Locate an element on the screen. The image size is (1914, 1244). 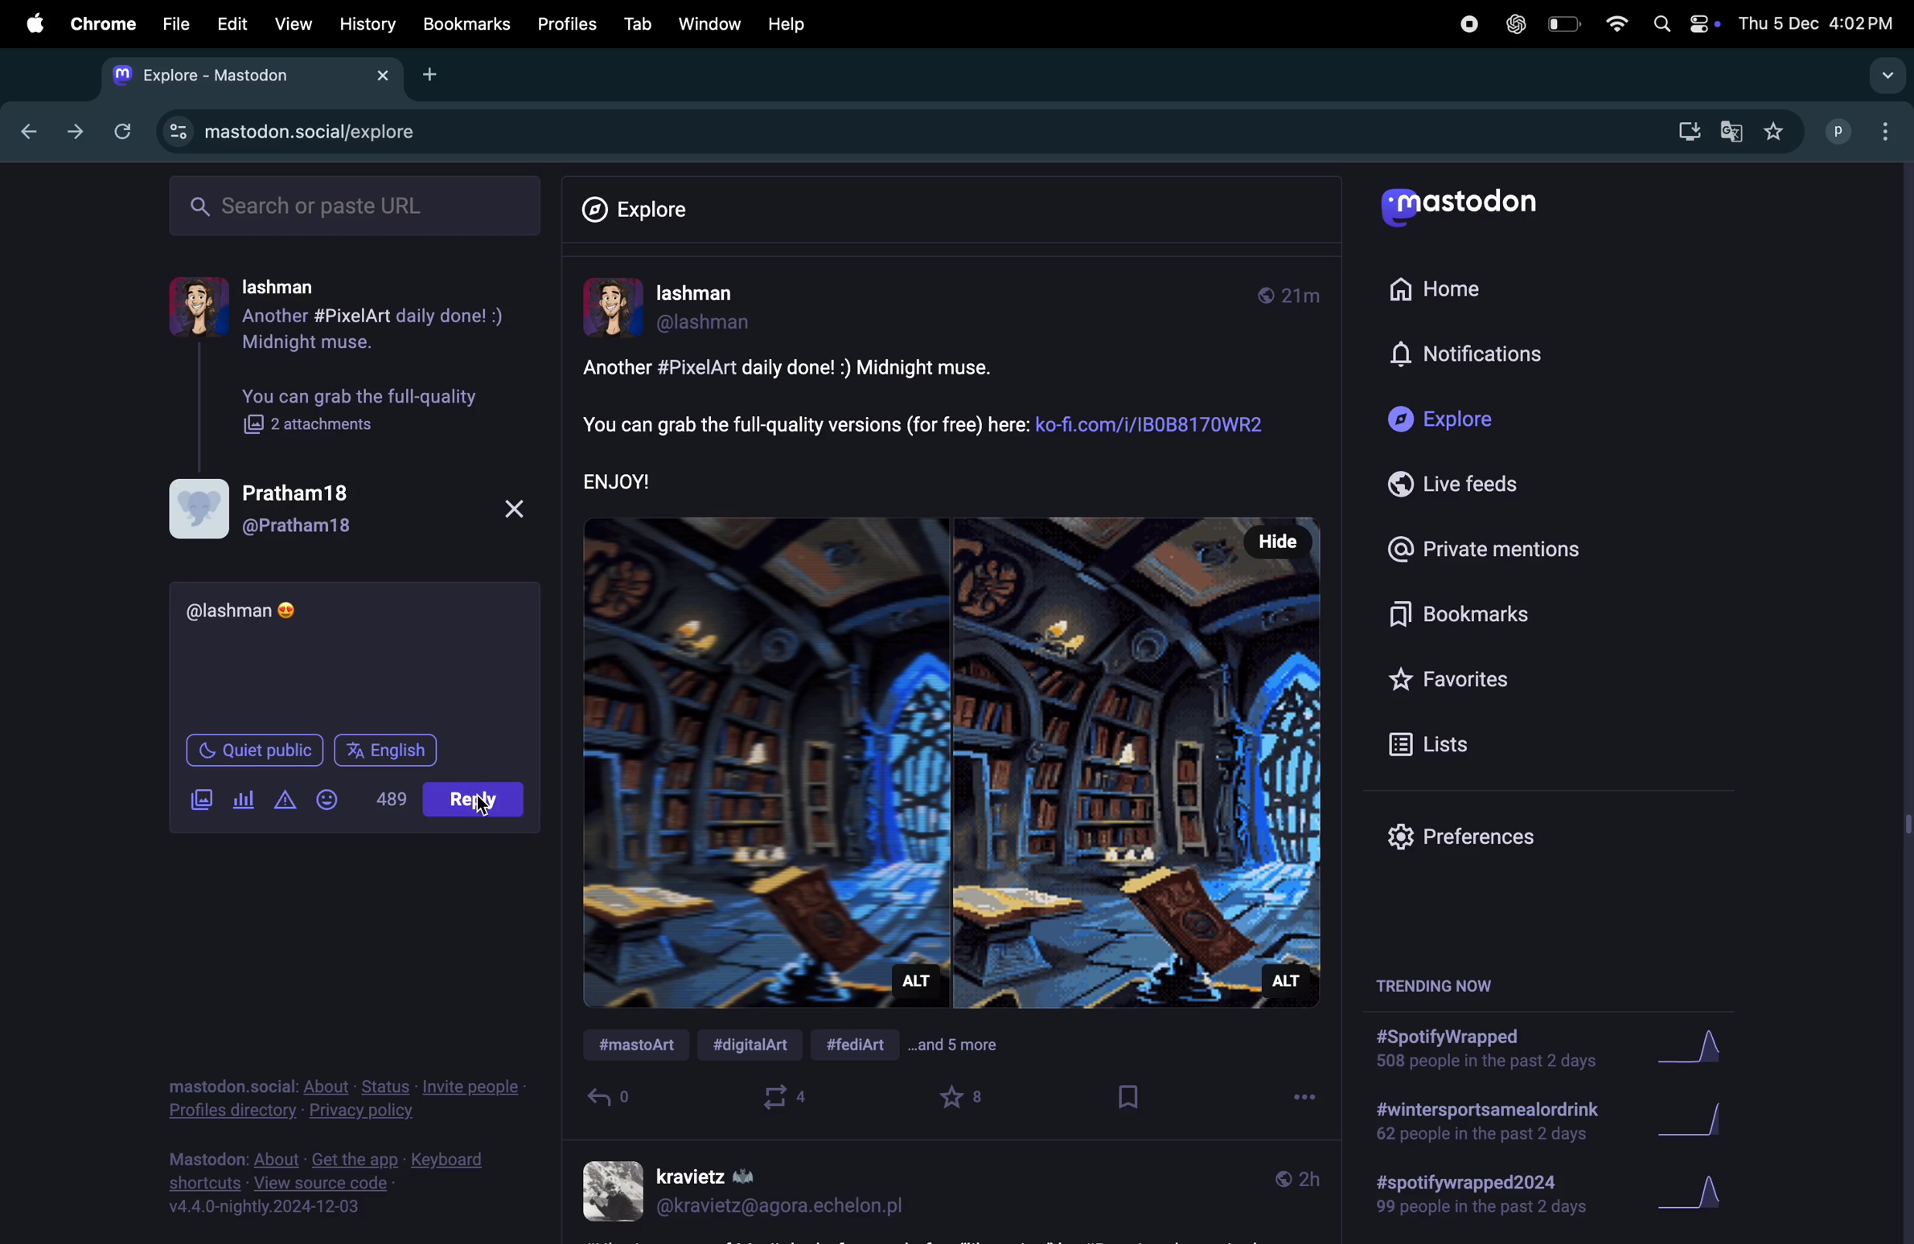
favourites is located at coordinates (1772, 131).